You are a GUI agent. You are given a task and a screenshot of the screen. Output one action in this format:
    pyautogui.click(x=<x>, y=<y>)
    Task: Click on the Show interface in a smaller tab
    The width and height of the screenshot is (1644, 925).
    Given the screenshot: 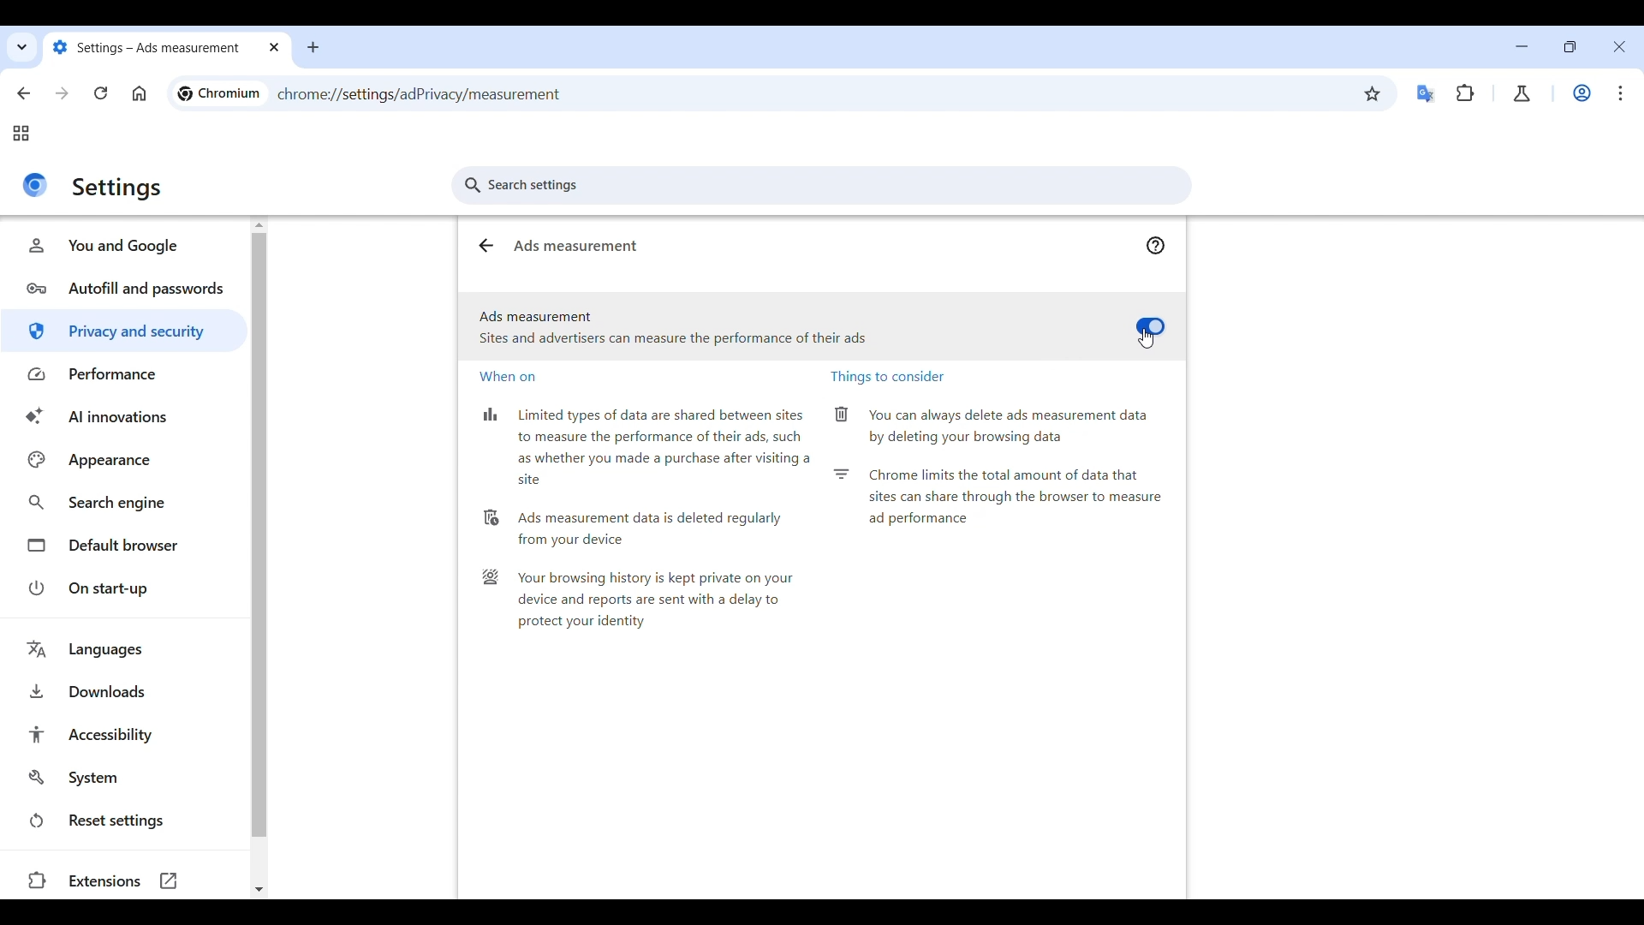 What is the action you would take?
    pyautogui.click(x=1570, y=46)
    